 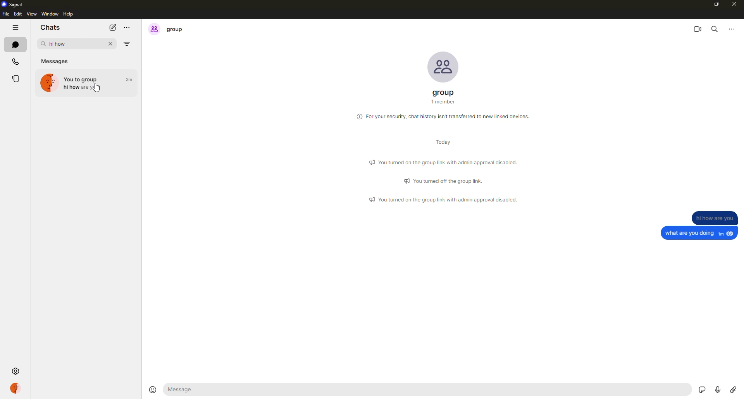 I want to click on profile pic, so click(x=443, y=66).